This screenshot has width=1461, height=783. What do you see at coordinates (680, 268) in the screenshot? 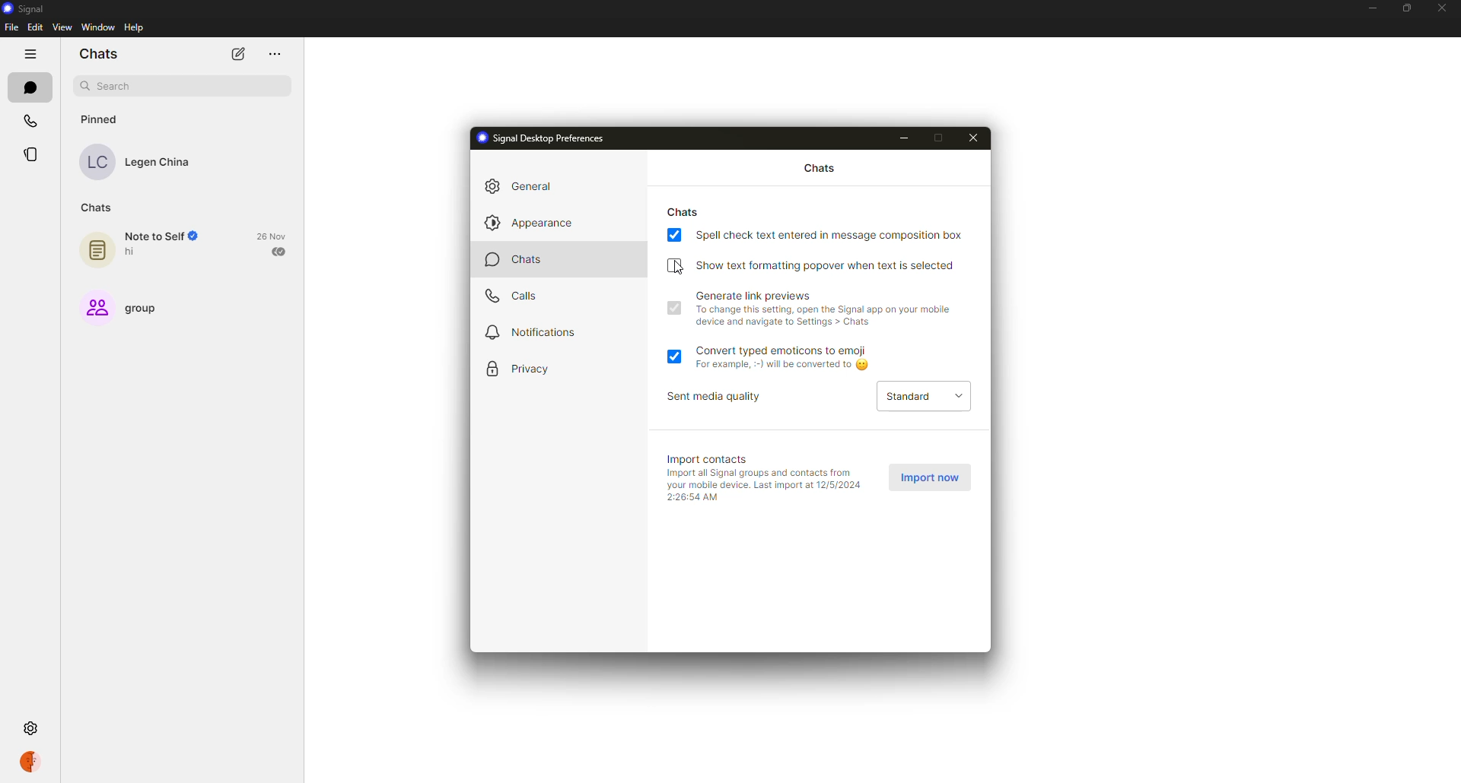
I see `cursor` at bounding box center [680, 268].